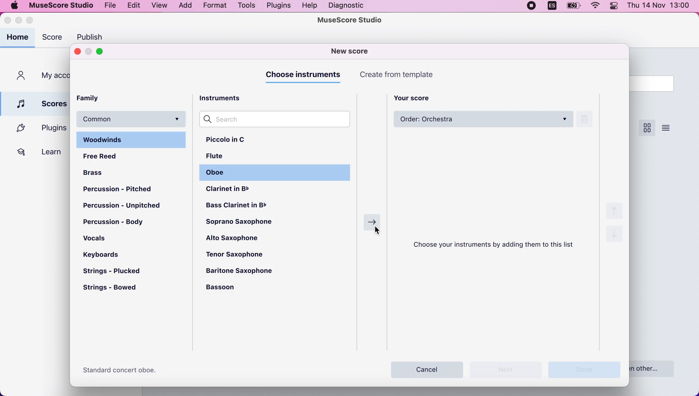 The height and width of the screenshot is (396, 699). I want to click on wifi, so click(597, 7).